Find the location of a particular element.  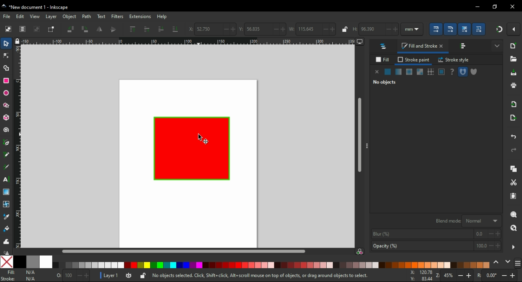

object is located at coordinates (71, 17).